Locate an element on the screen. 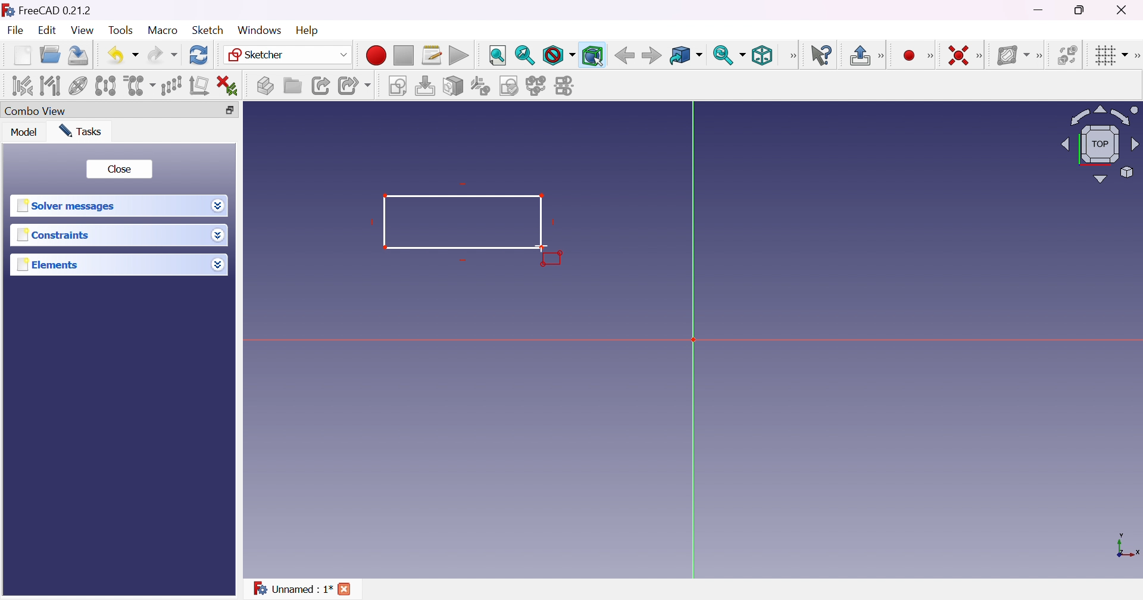 Image resolution: width=1143 pixels, height=600 pixels. Rectangular array is located at coordinates (171, 86).